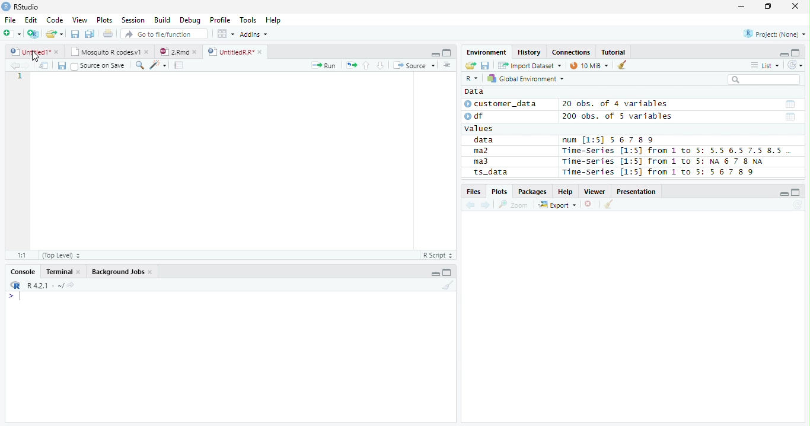 The image size is (810, 426). What do you see at coordinates (55, 33) in the screenshot?
I see `Open Folder` at bounding box center [55, 33].